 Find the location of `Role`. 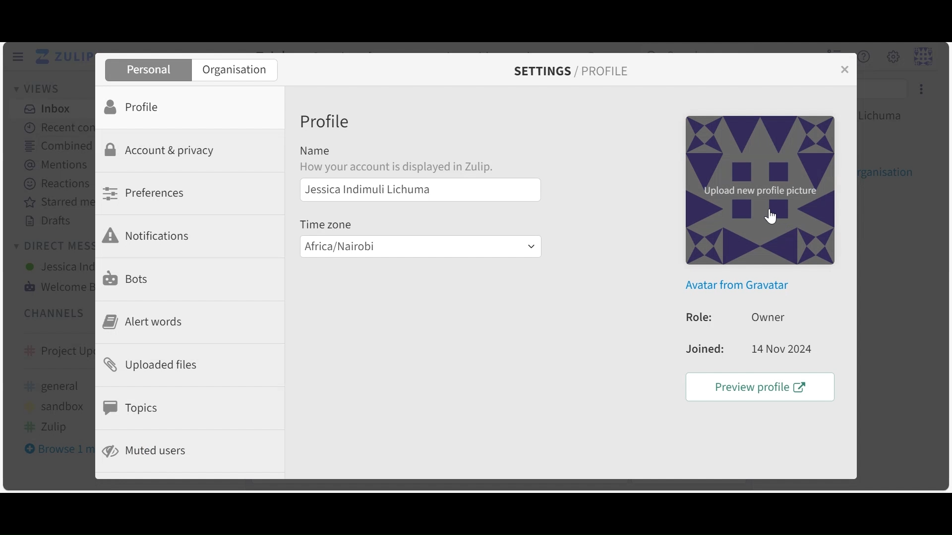

Role is located at coordinates (737, 317).